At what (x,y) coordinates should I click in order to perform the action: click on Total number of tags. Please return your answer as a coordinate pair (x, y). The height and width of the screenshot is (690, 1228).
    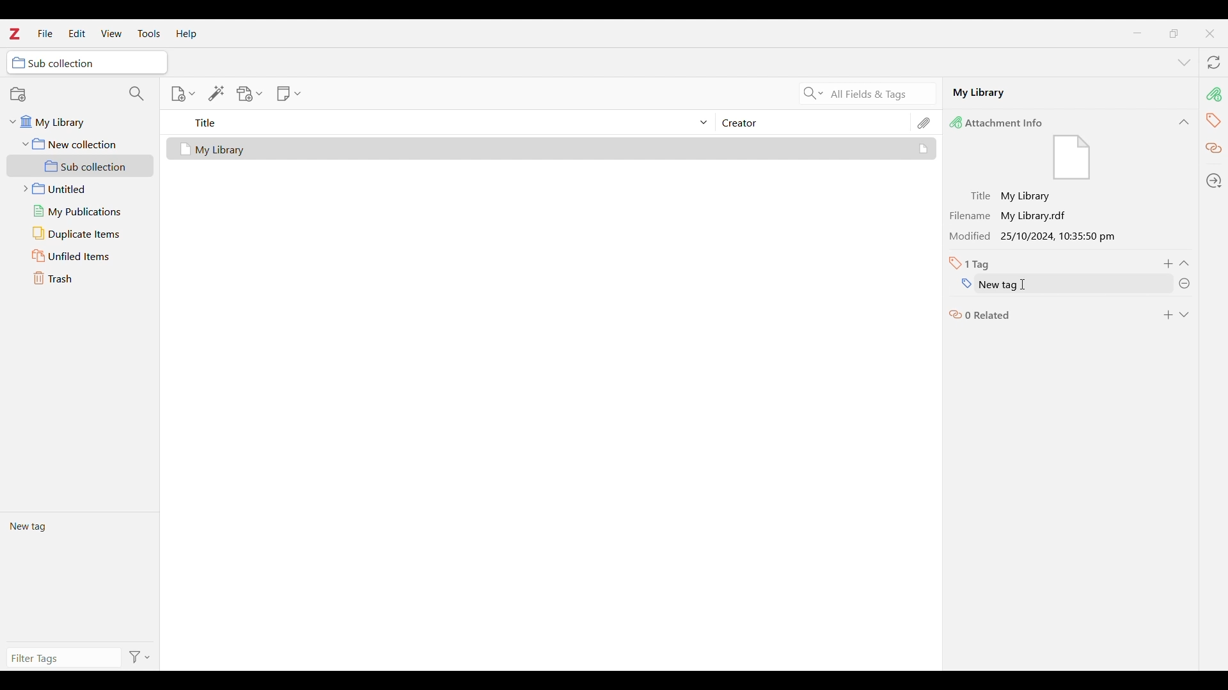
    Looking at the image, I should click on (970, 263).